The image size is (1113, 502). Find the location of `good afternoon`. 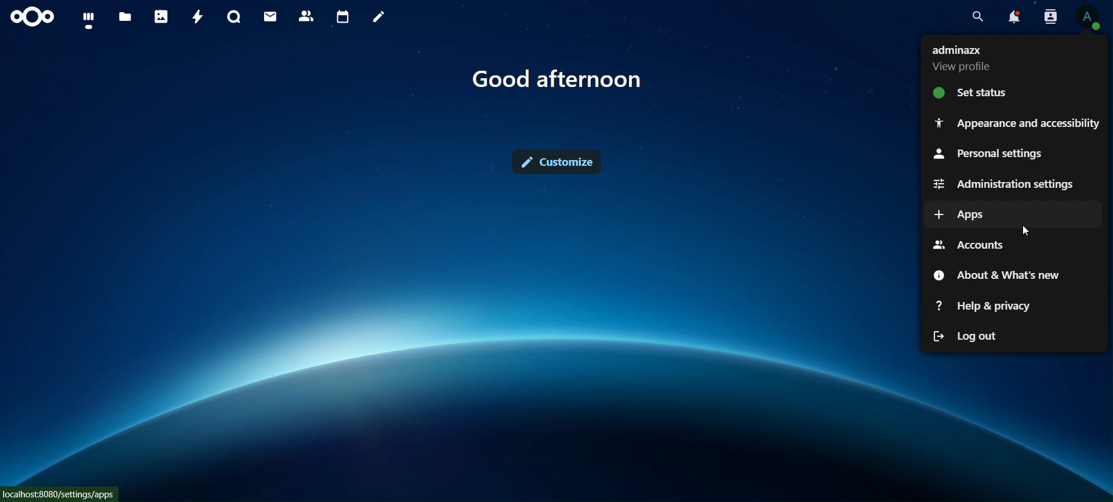

good afternoon is located at coordinates (563, 82).